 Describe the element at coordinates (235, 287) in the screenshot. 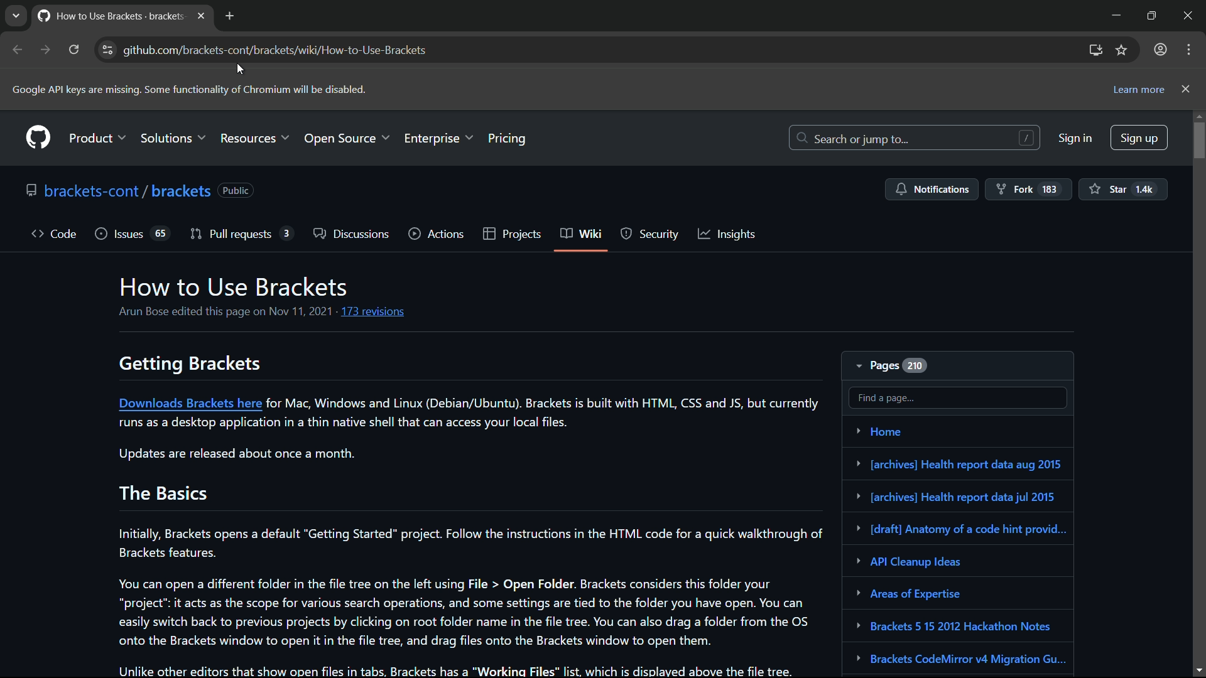

I see `how to use brackets` at that location.